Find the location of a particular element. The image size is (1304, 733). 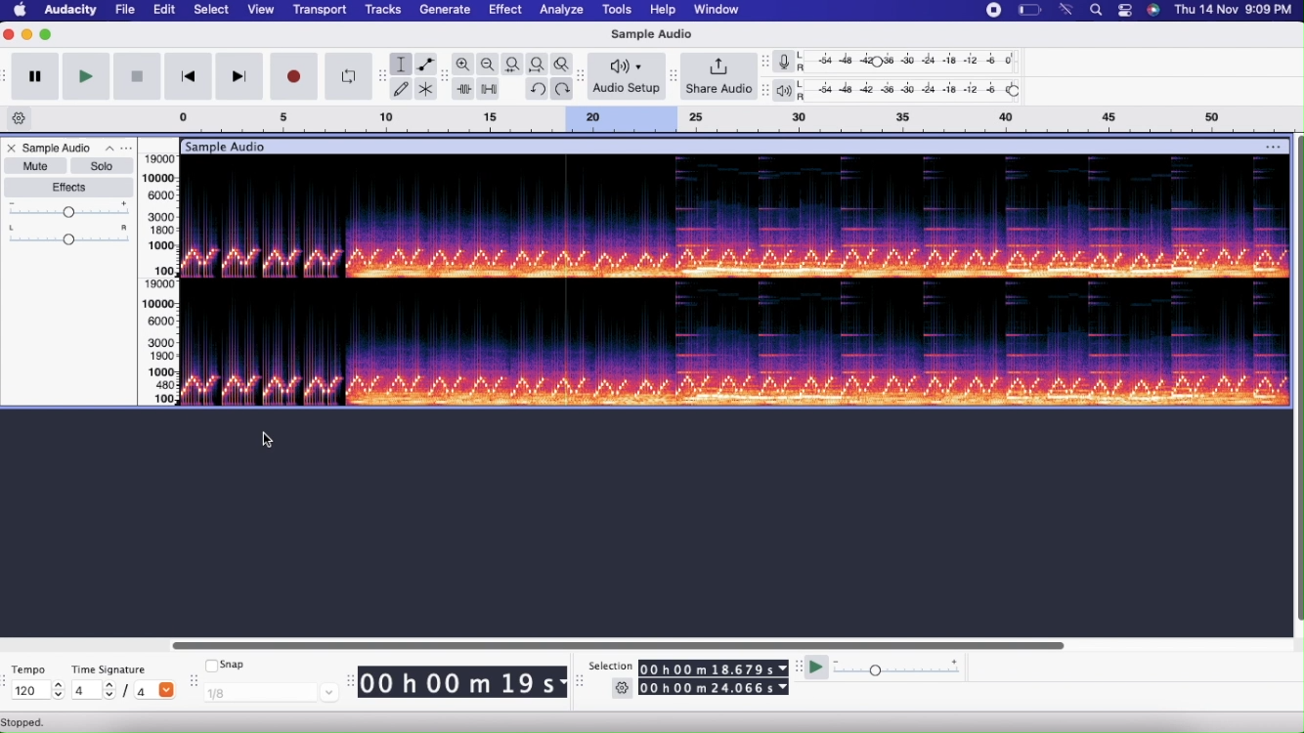

Window is located at coordinates (715, 11).